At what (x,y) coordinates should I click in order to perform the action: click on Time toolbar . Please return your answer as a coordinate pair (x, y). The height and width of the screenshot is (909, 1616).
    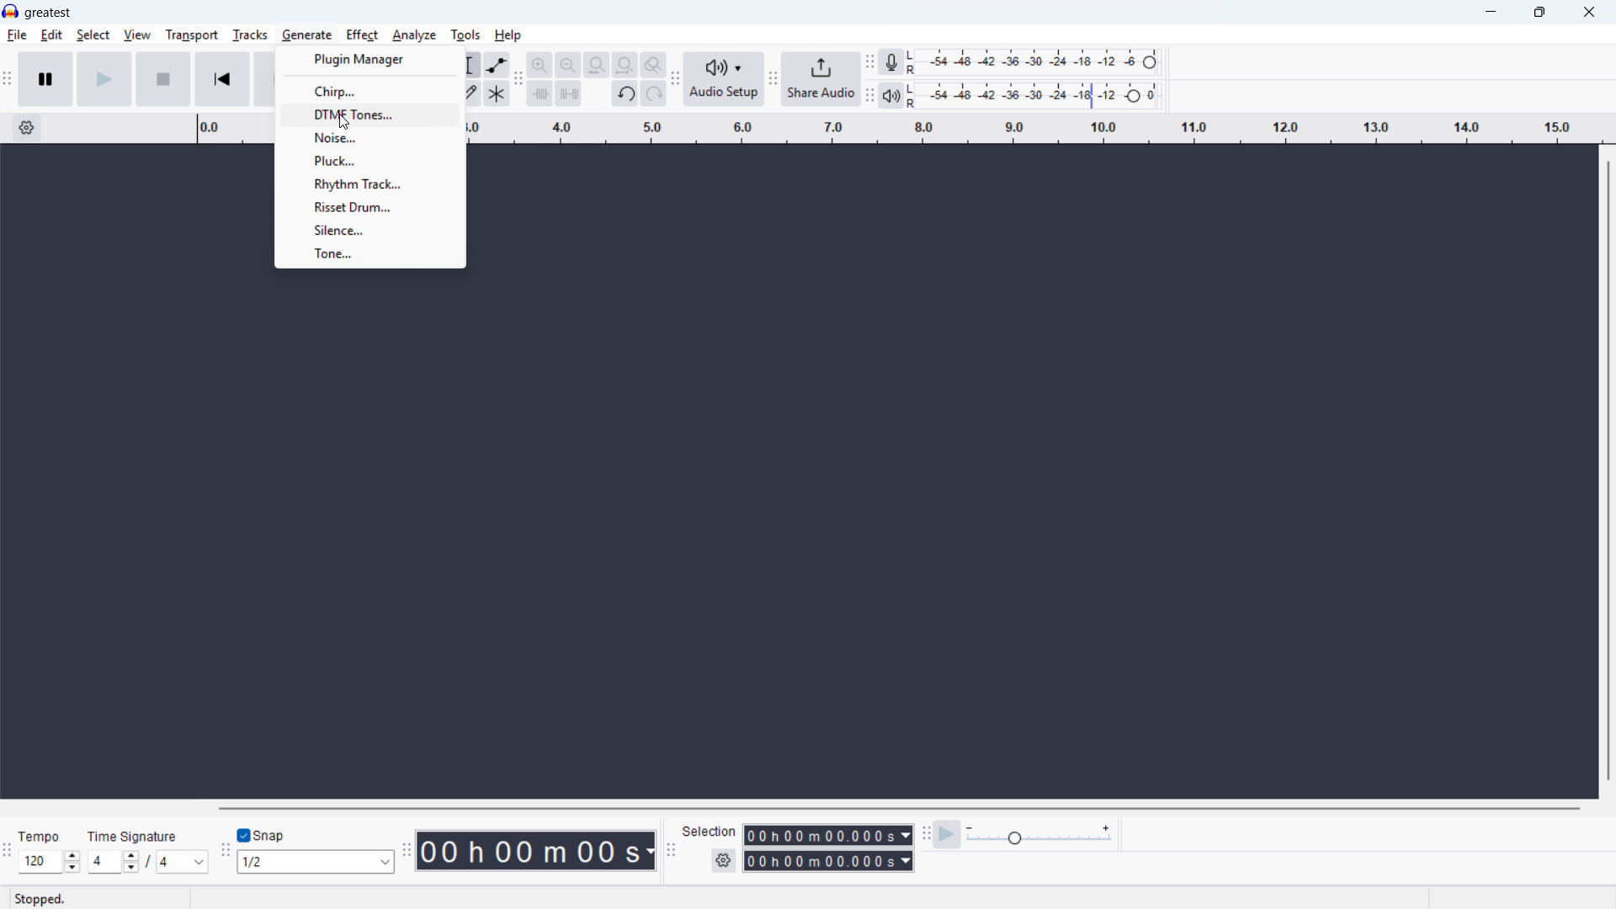
    Looking at the image, I should click on (409, 851).